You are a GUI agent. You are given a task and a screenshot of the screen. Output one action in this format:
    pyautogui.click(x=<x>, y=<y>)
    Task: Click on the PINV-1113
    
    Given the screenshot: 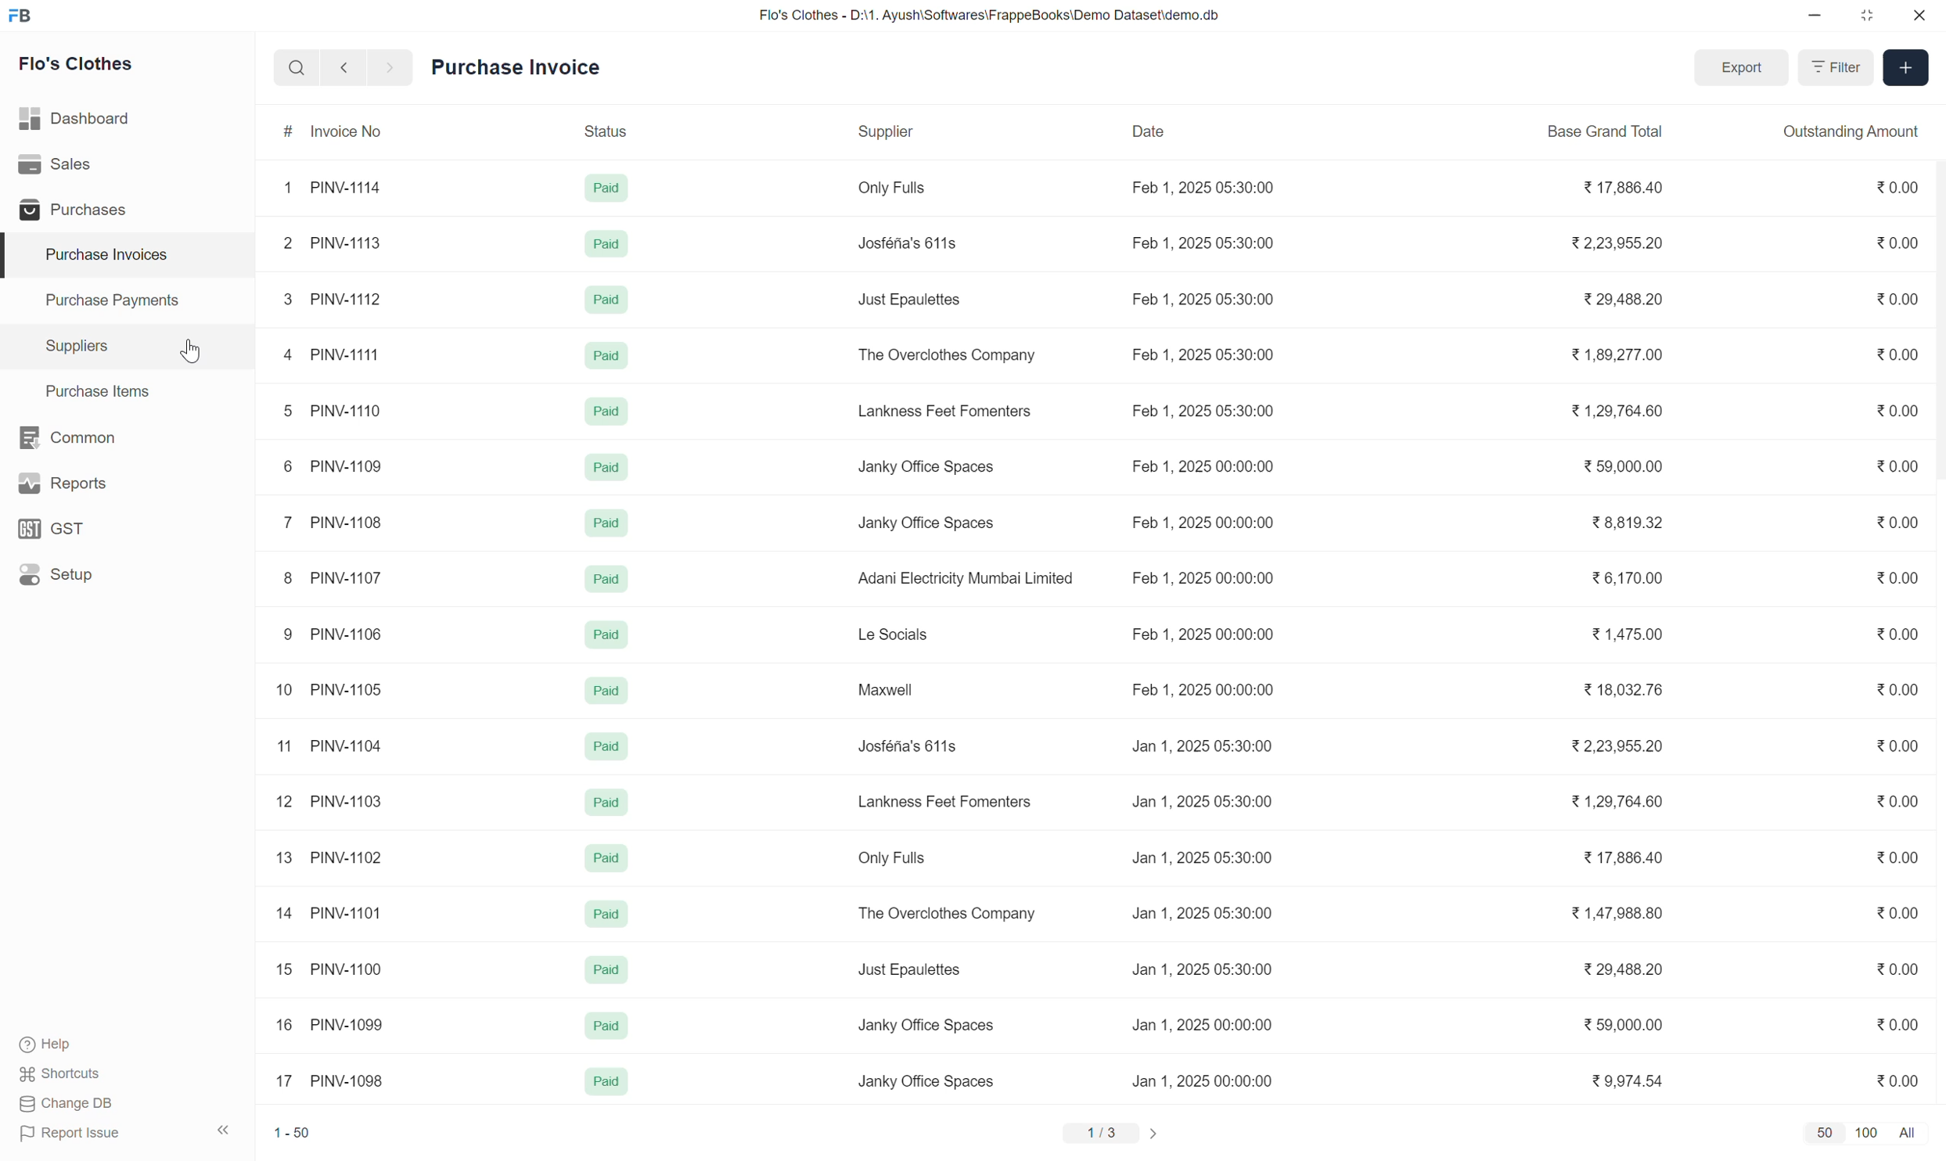 What is the action you would take?
    pyautogui.click(x=350, y=243)
    